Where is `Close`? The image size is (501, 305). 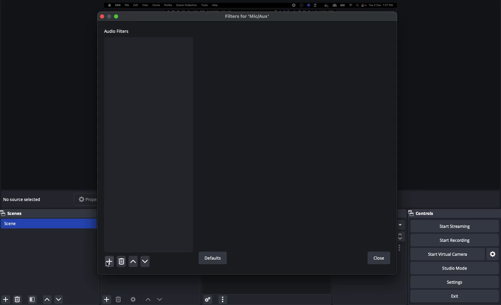
Close is located at coordinates (378, 258).